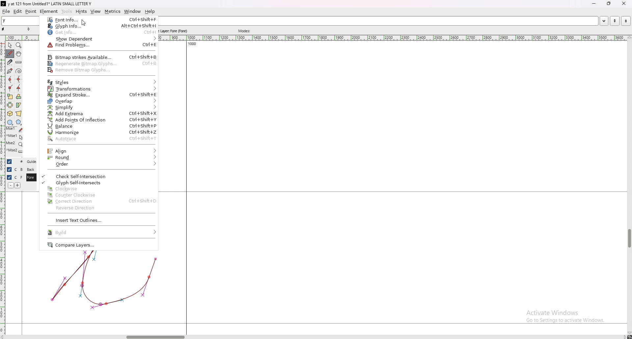 The height and width of the screenshot is (339, 632). What do you see at coordinates (11, 185) in the screenshot?
I see `remove layer` at bounding box center [11, 185].